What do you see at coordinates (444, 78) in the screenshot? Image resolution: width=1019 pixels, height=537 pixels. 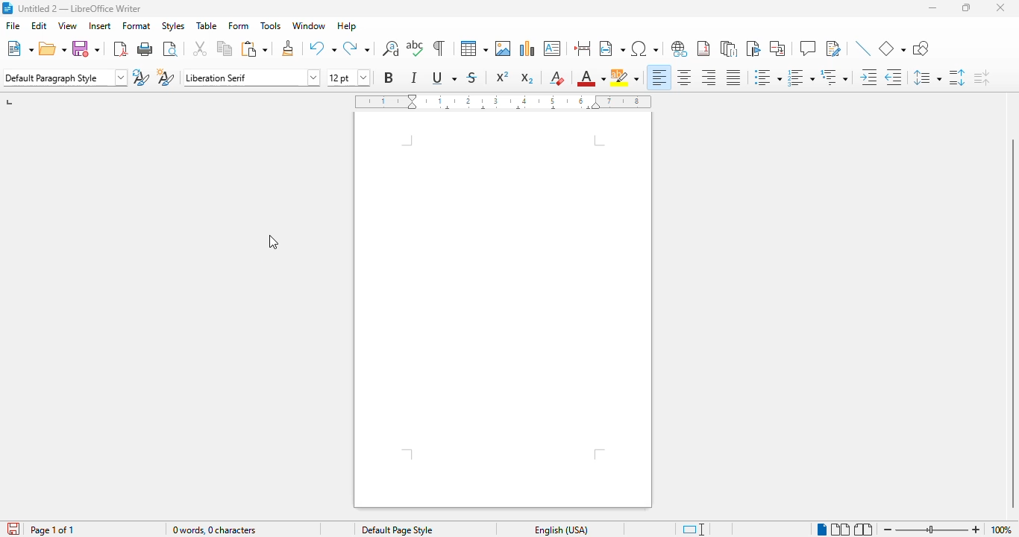 I see `underline` at bounding box center [444, 78].